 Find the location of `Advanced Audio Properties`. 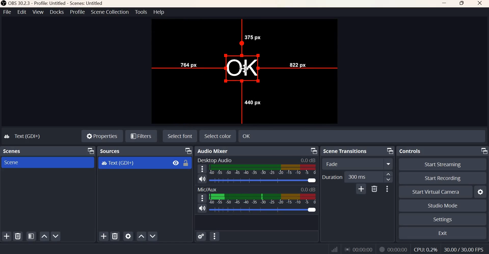

Advanced Audio Properties is located at coordinates (201, 236).